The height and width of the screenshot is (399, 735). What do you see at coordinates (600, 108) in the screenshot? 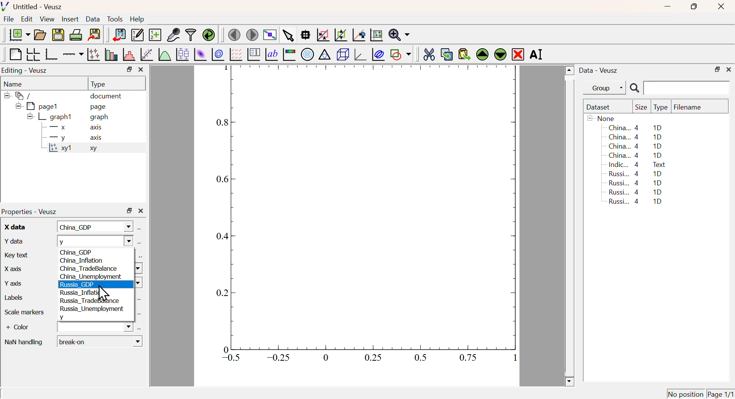
I see `Dataset` at bounding box center [600, 108].